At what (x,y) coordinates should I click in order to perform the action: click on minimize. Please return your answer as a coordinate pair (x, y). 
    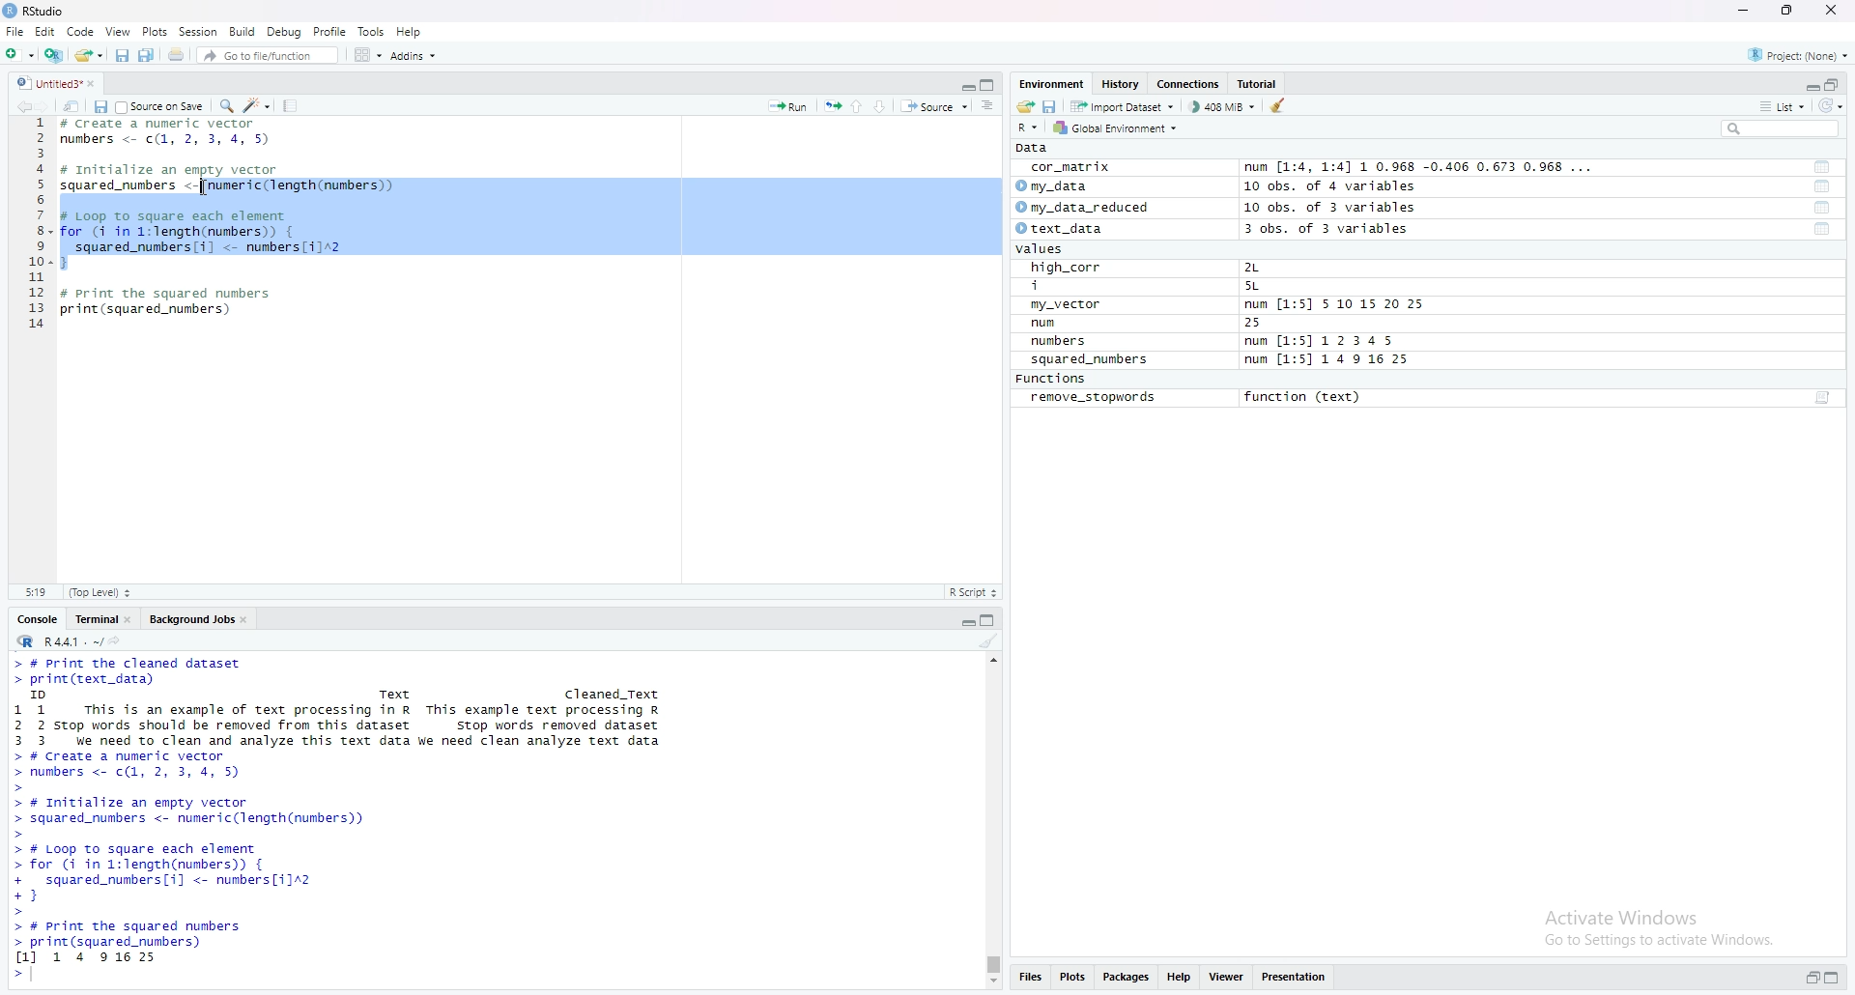
    Looking at the image, I should click on (1742, 11).